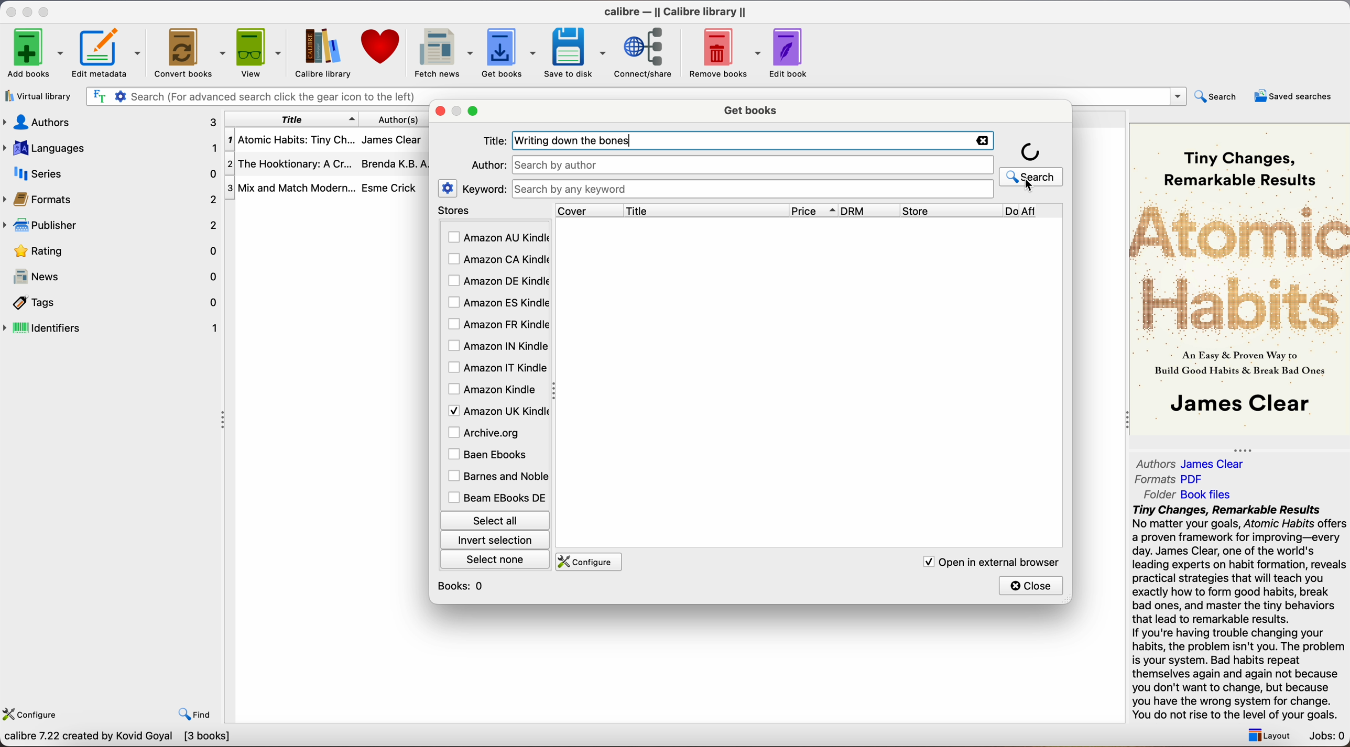  Describe the element at coordinates (29, 11) in the screenshot. I see `minimize` at that location.